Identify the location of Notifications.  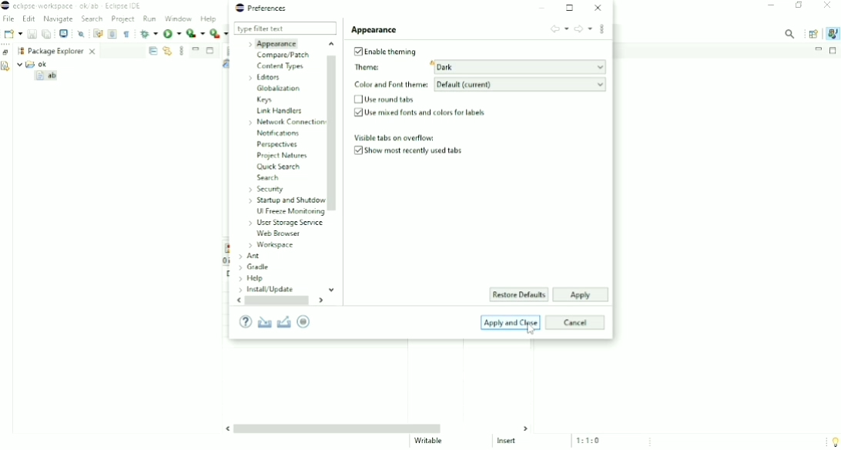
(280, 133).